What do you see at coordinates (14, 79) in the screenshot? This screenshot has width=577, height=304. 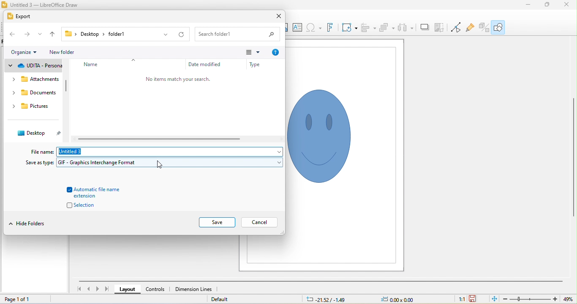 I see `drop down` at bounding box center [14, 79].